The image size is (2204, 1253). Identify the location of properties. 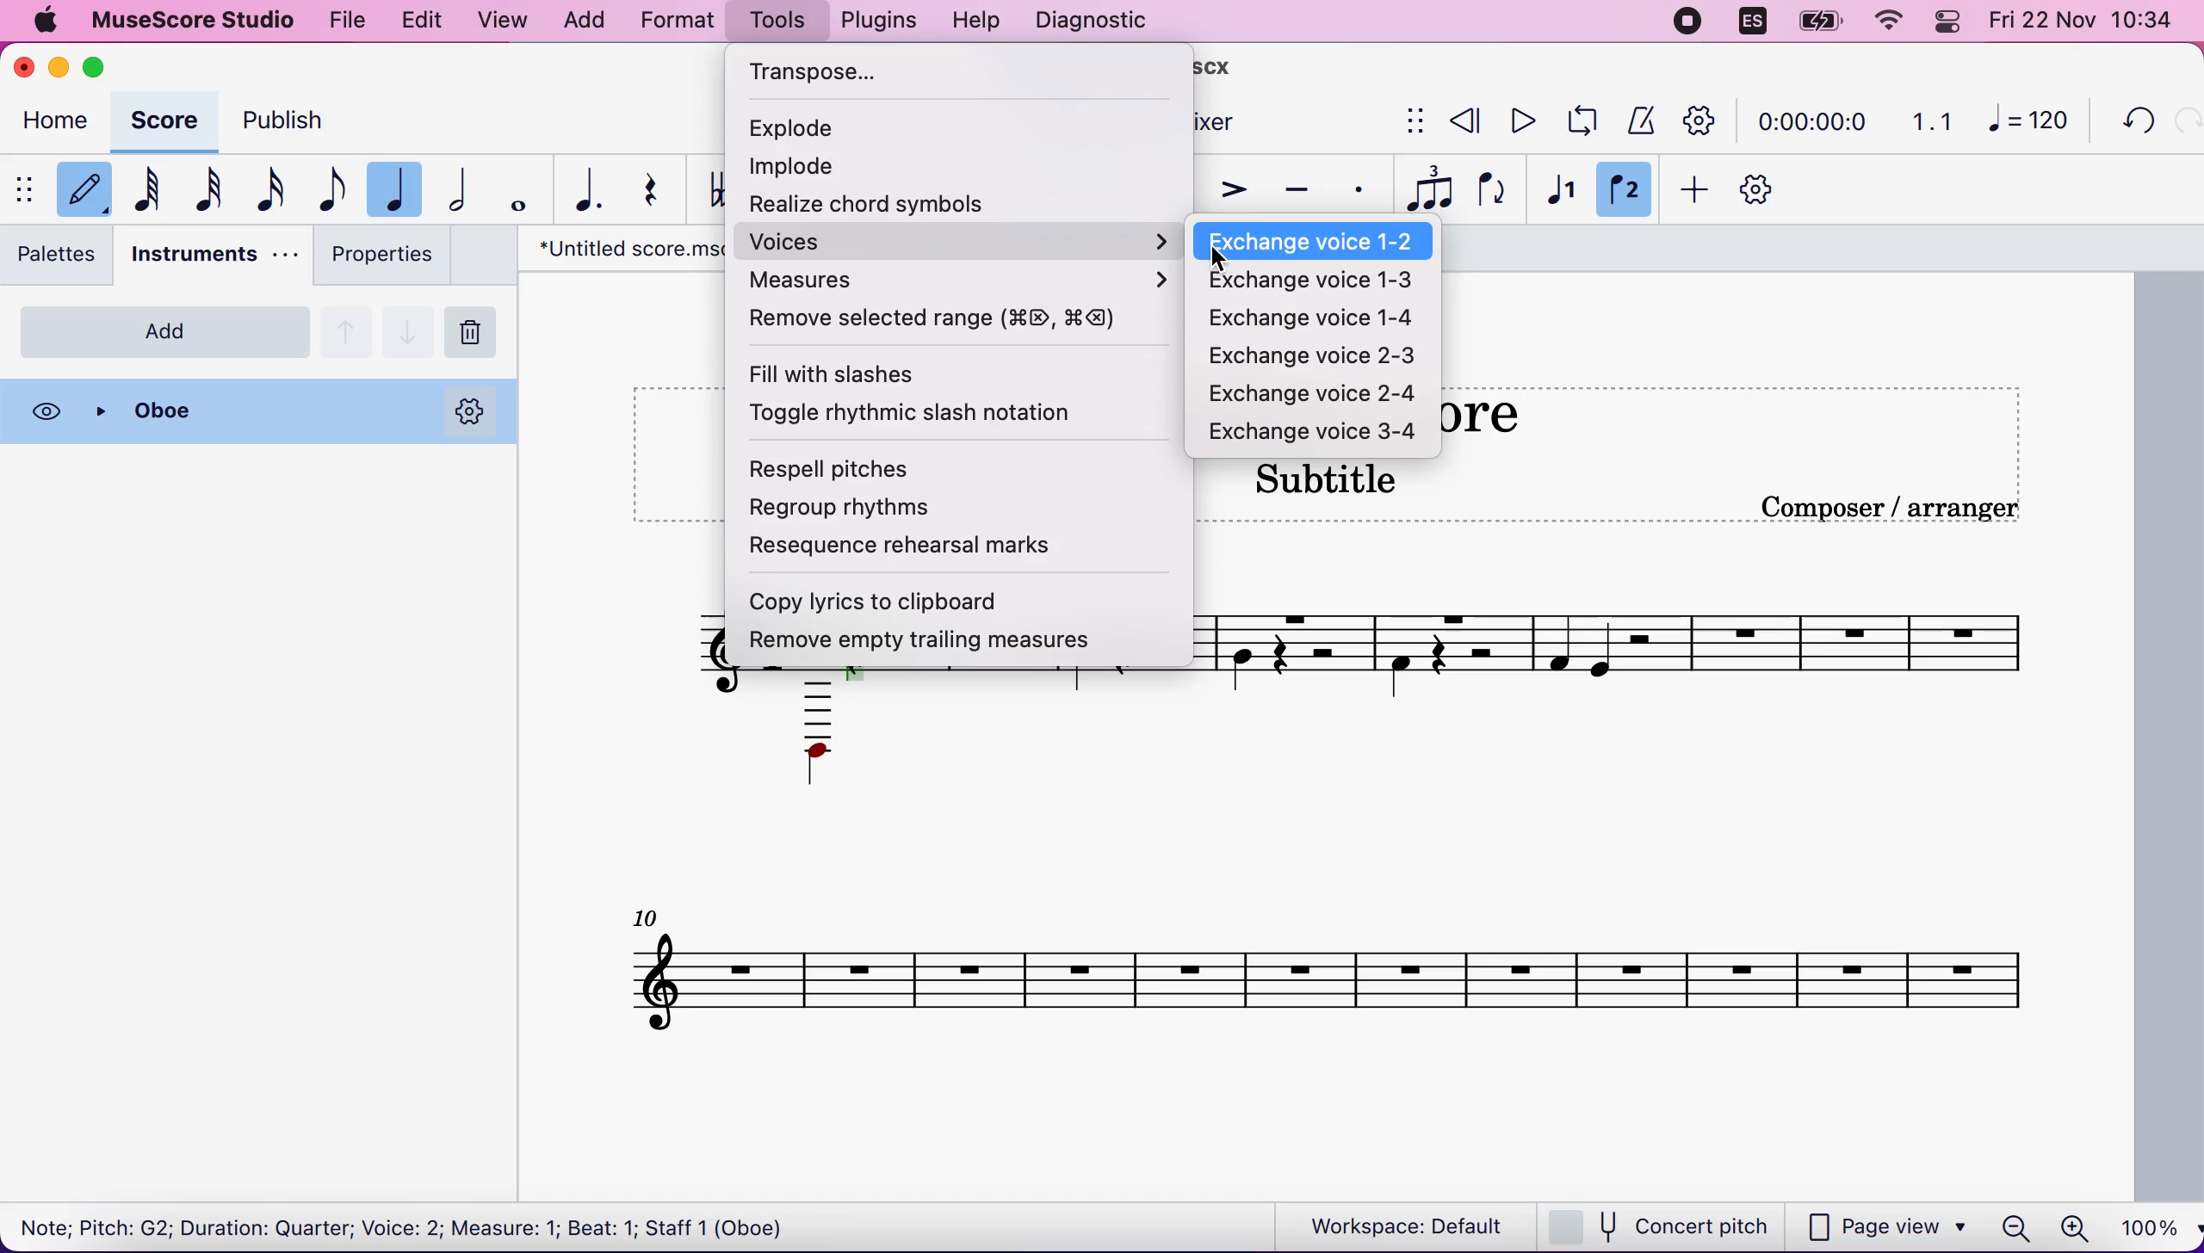
(387, 258).